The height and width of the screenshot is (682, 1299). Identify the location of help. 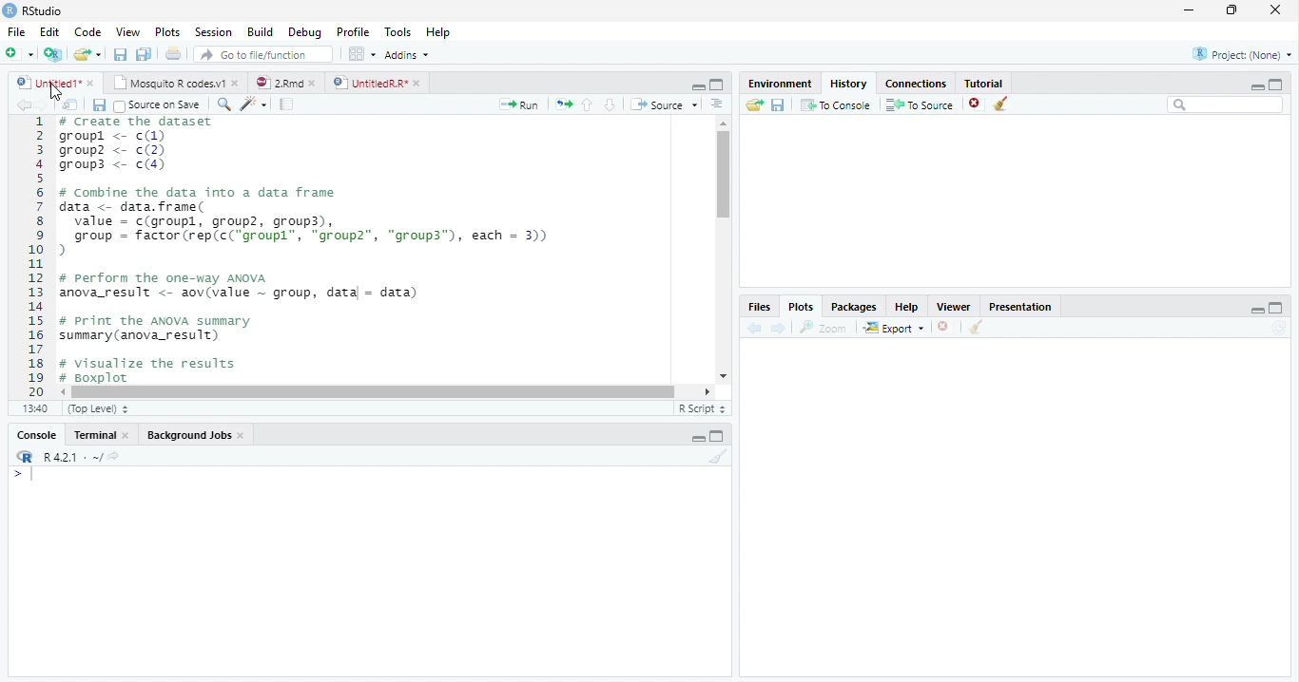
(907, 307).